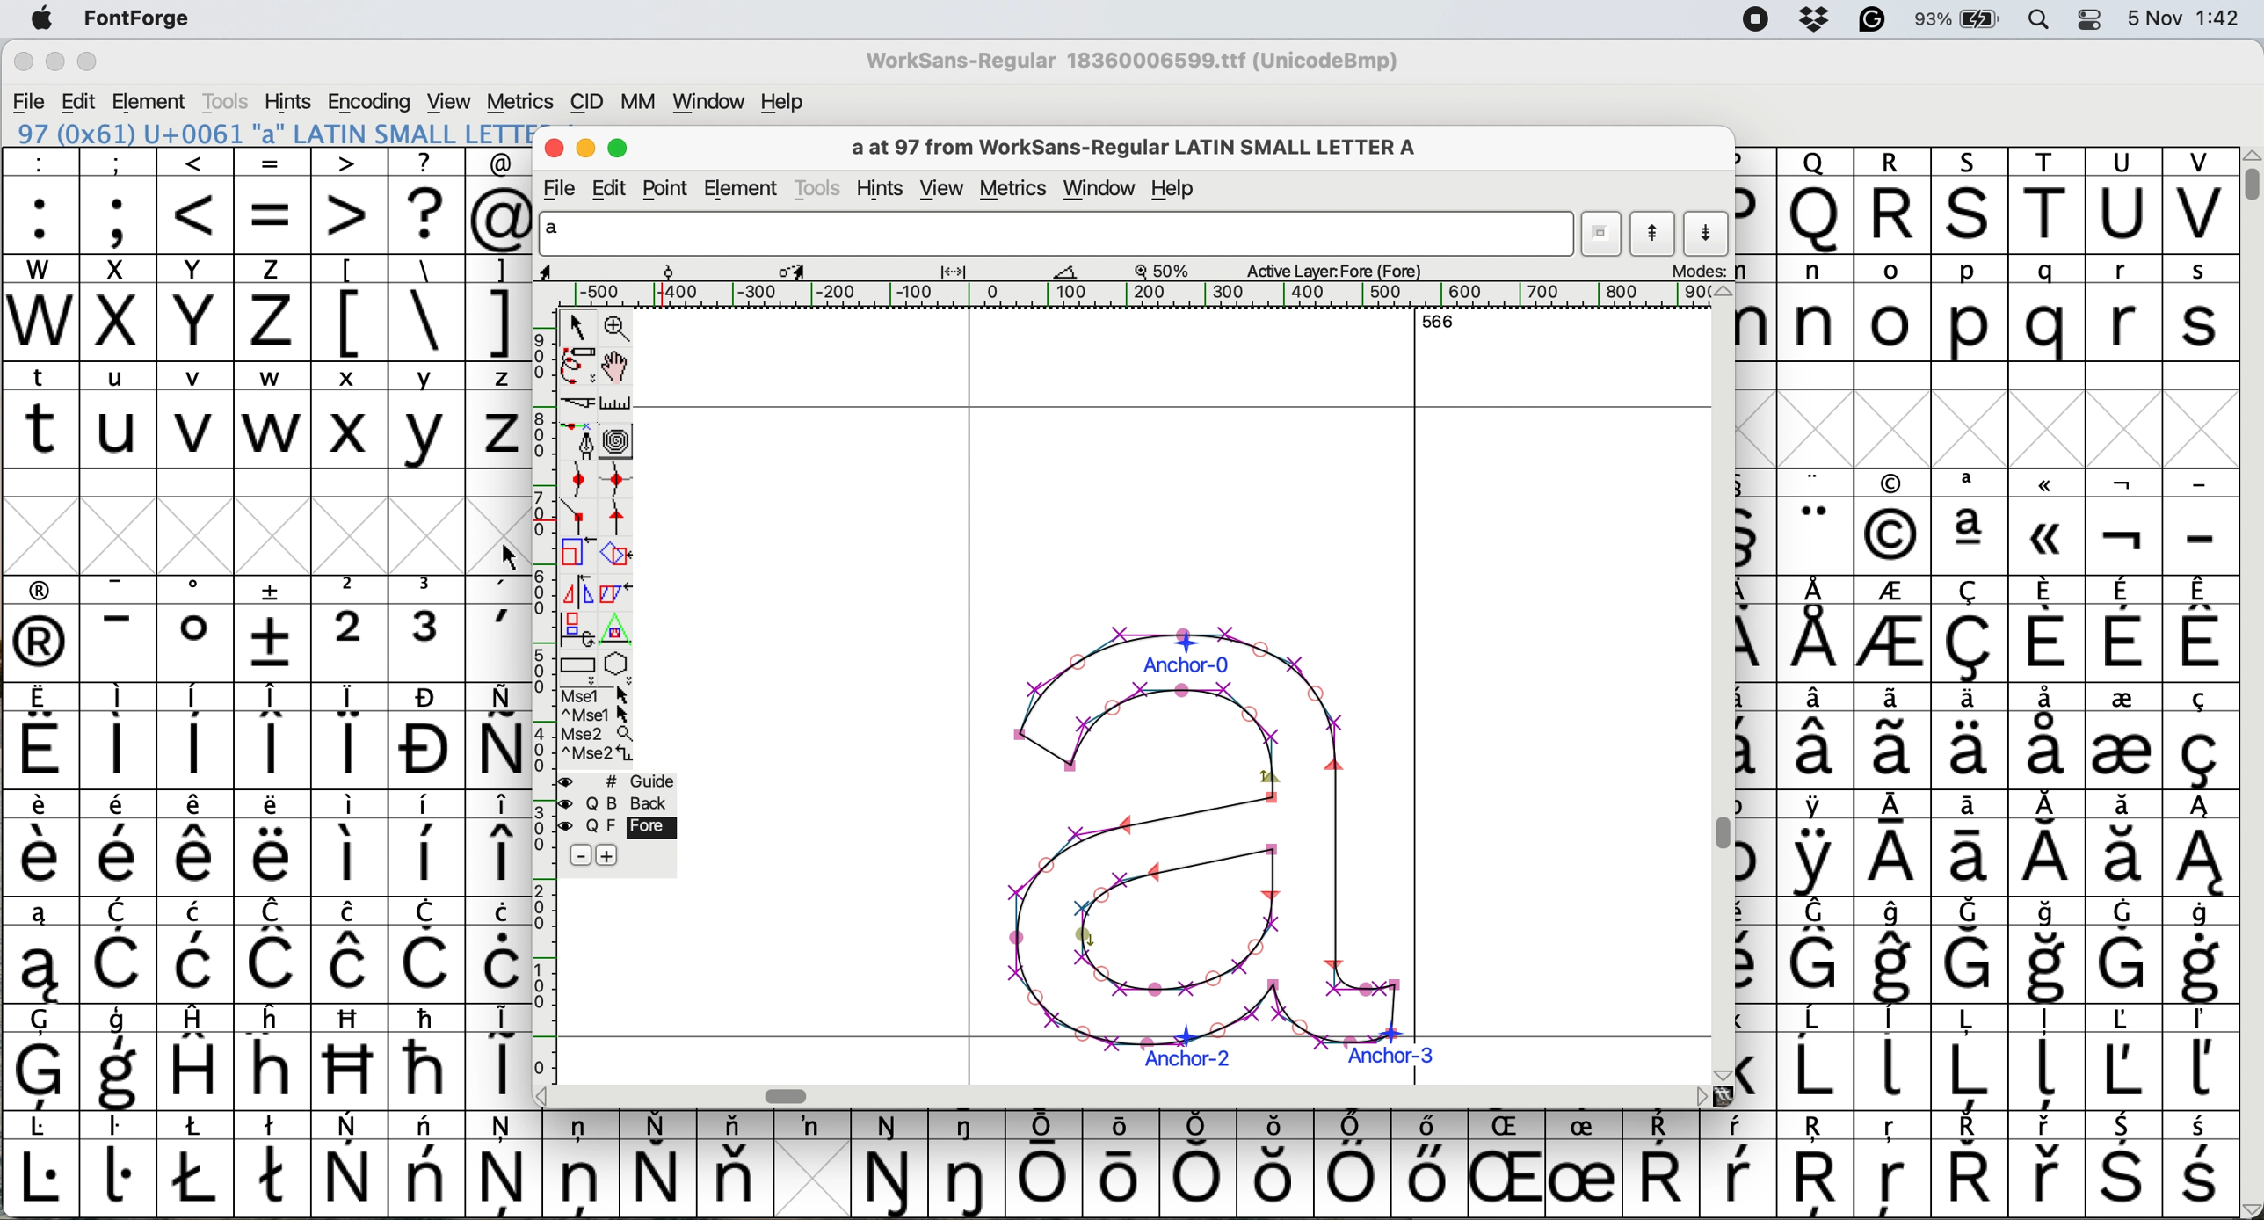 Image resolution: width=2264 pixels, height=1220 pixels. I want to click on , so click(352, 1057).